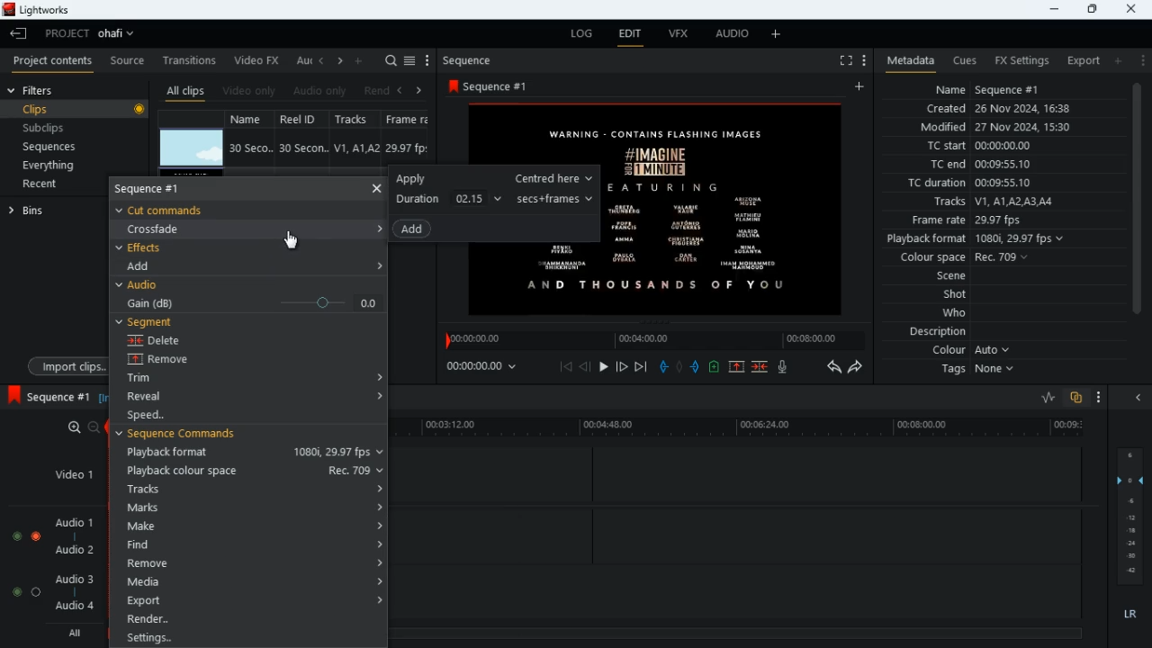 This screenshot has width=1152, height=648. What do you see at coordinates (490, 365) in the screenshot?
I see `time` at bounding box center [490, 365].